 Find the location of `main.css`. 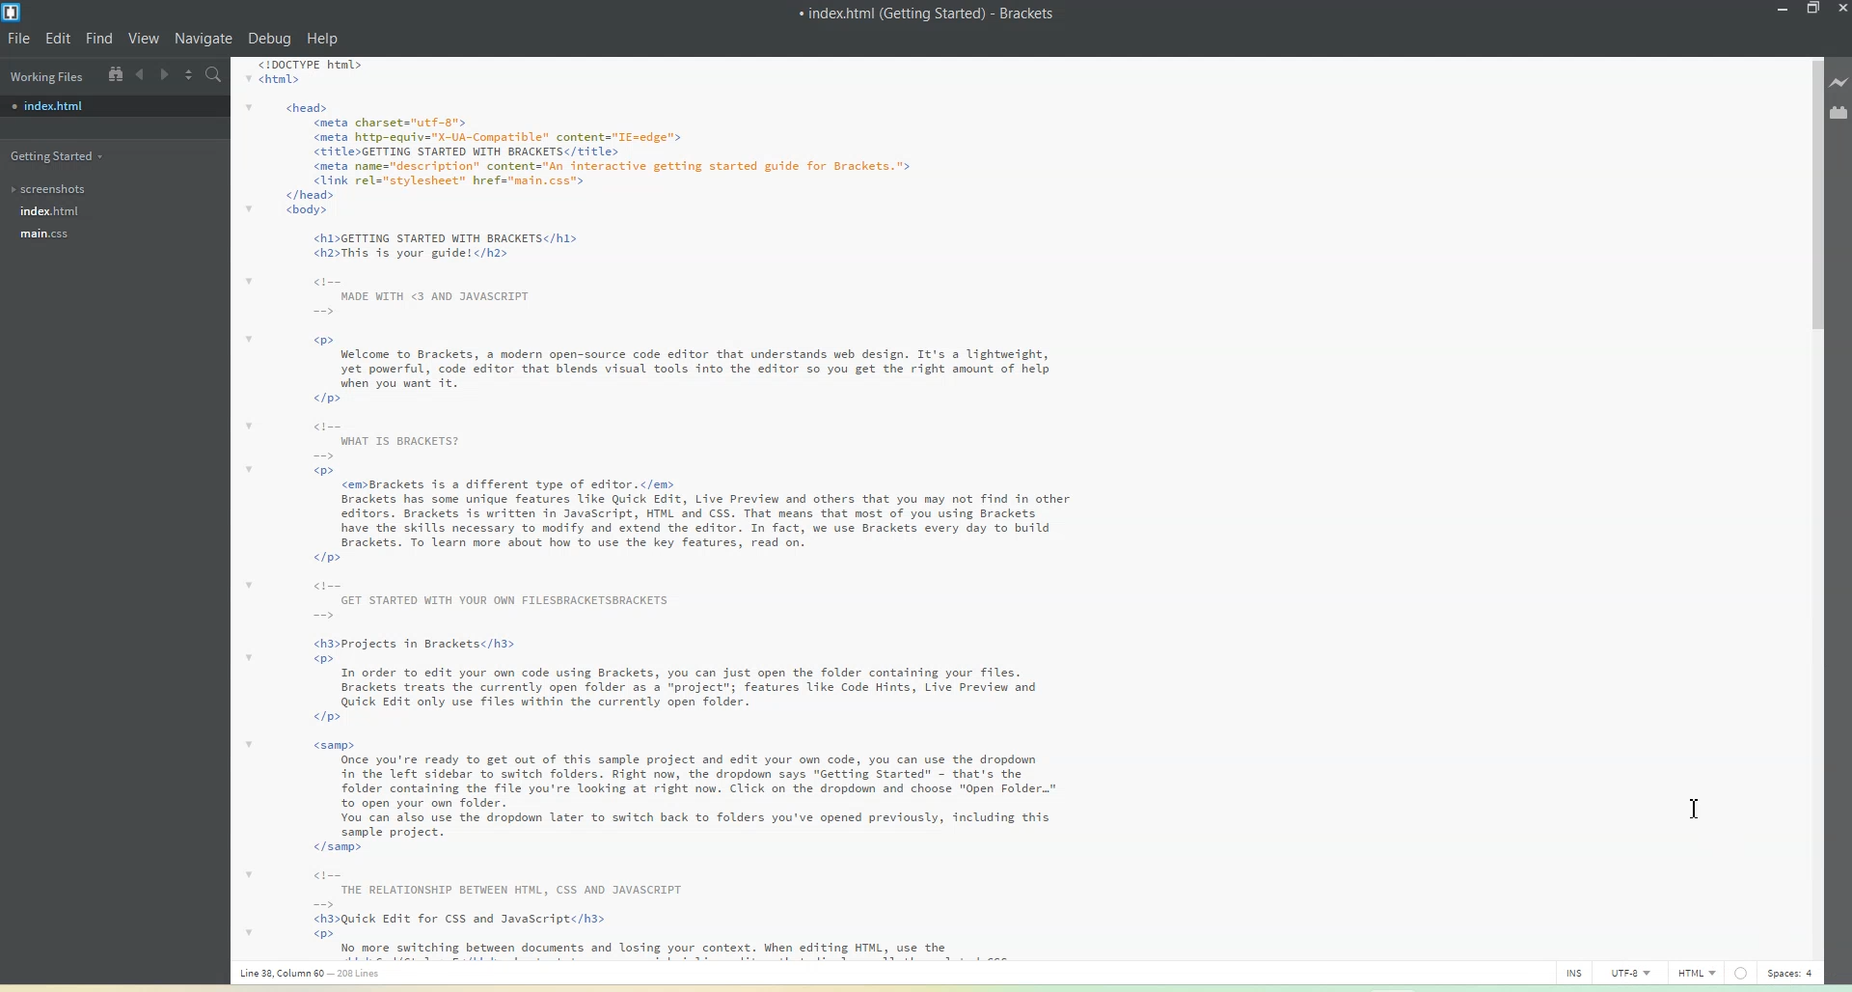

main.css is located at coordinates (45, 234).